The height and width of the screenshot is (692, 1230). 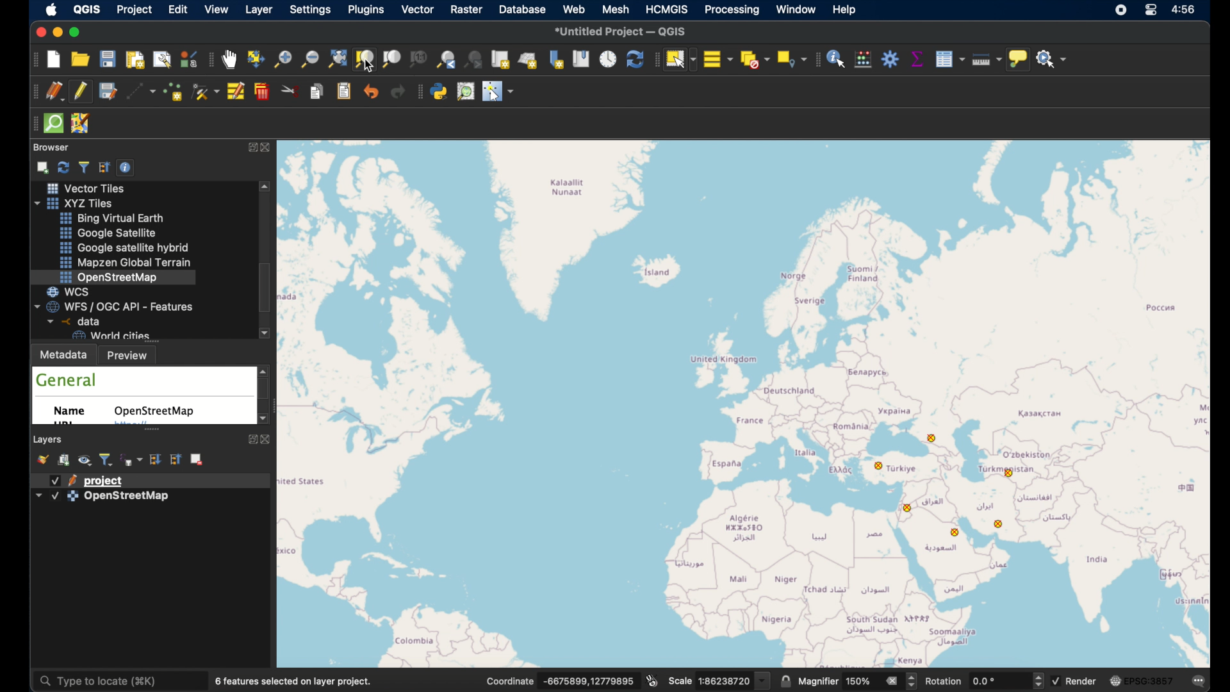 I want to click on expand all, so click(x=155, y=459).